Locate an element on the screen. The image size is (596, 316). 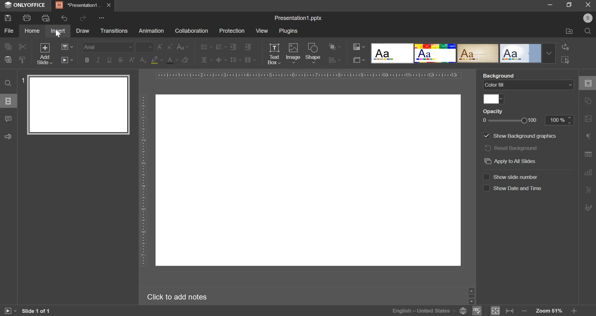
horizontal alignment is located at coordinates (206, 60).